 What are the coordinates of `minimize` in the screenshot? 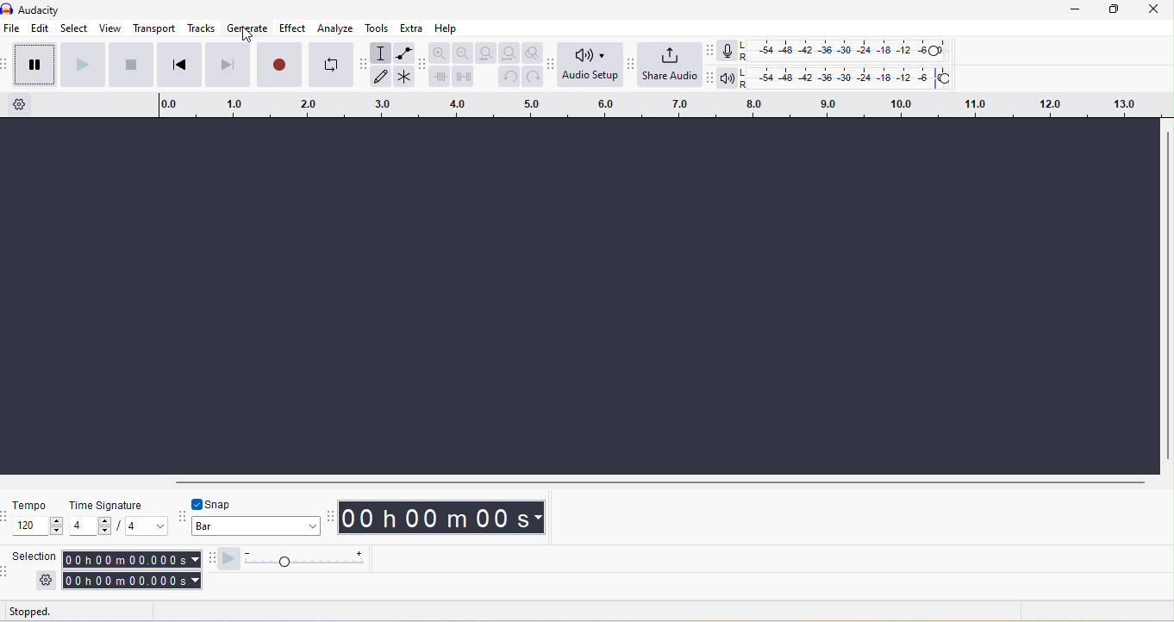 It's located at (1077, 9).